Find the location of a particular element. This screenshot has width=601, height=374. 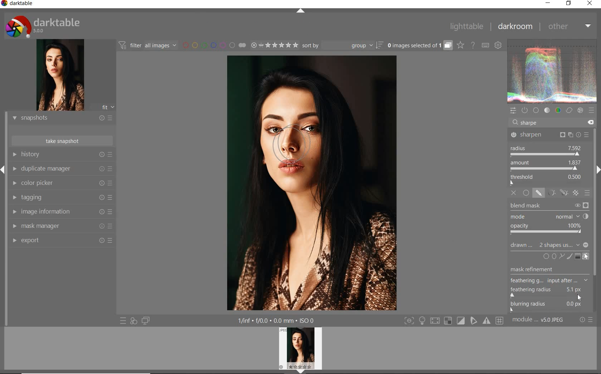

selected image is located at coordinates (311, 184).